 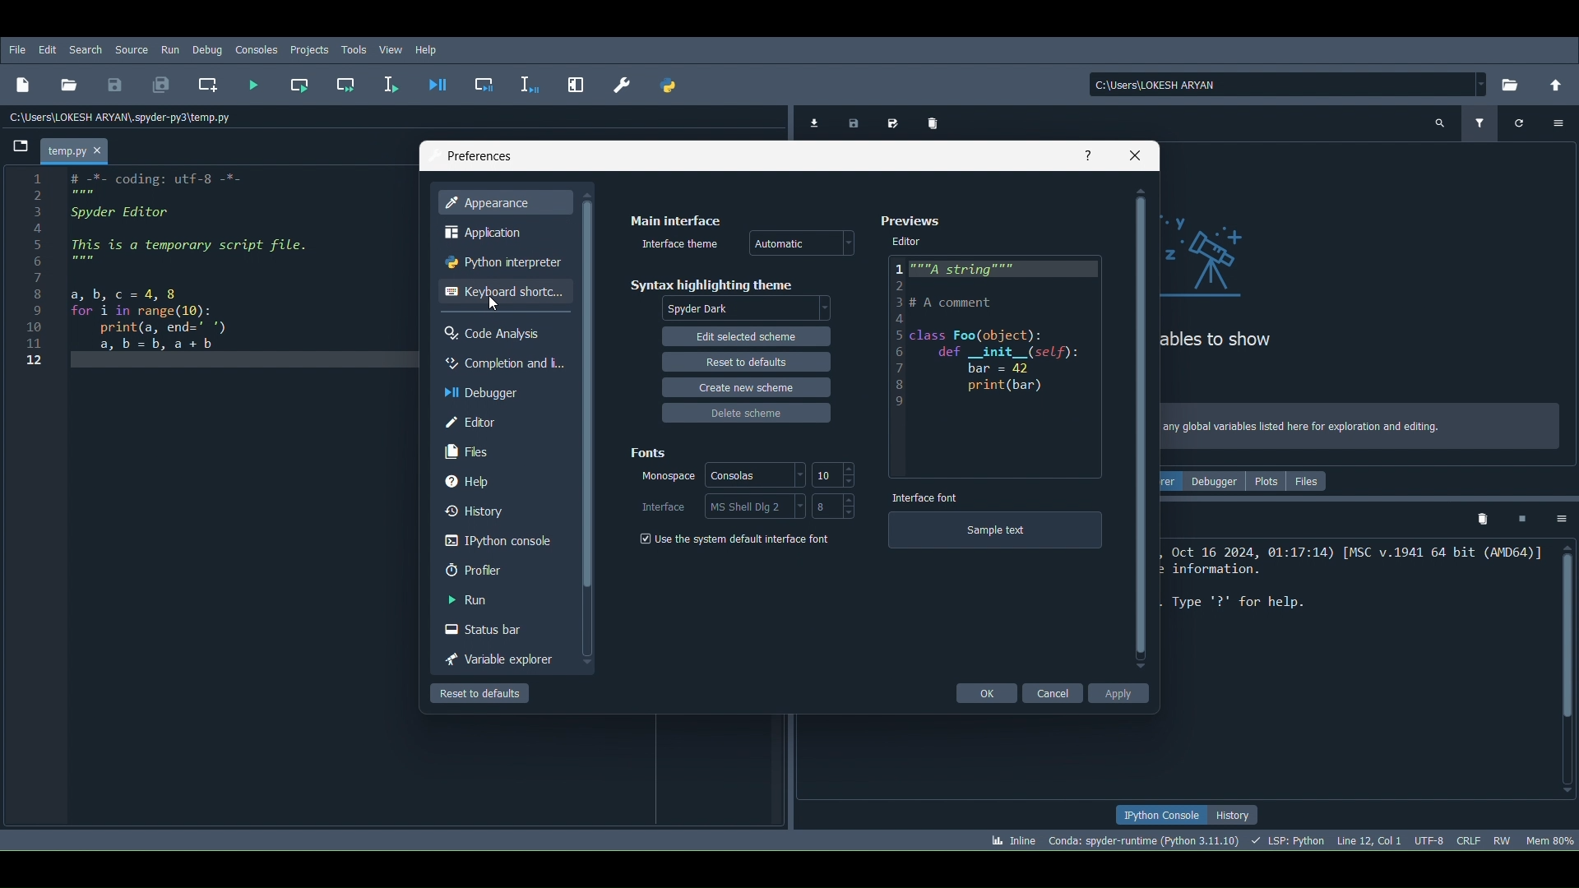 I want to click on Fonts, so click(x=653, y=452).